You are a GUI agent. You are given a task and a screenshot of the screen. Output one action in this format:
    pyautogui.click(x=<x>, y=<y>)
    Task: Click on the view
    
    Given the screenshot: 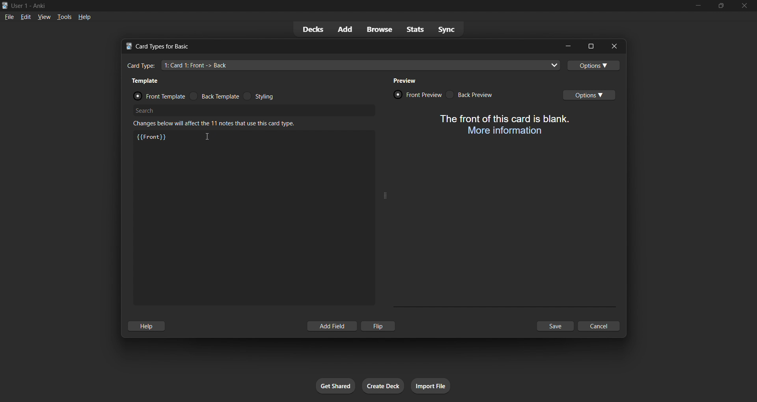 What is the action you would take?
    pyautogui.click(x=43, y=17)
    